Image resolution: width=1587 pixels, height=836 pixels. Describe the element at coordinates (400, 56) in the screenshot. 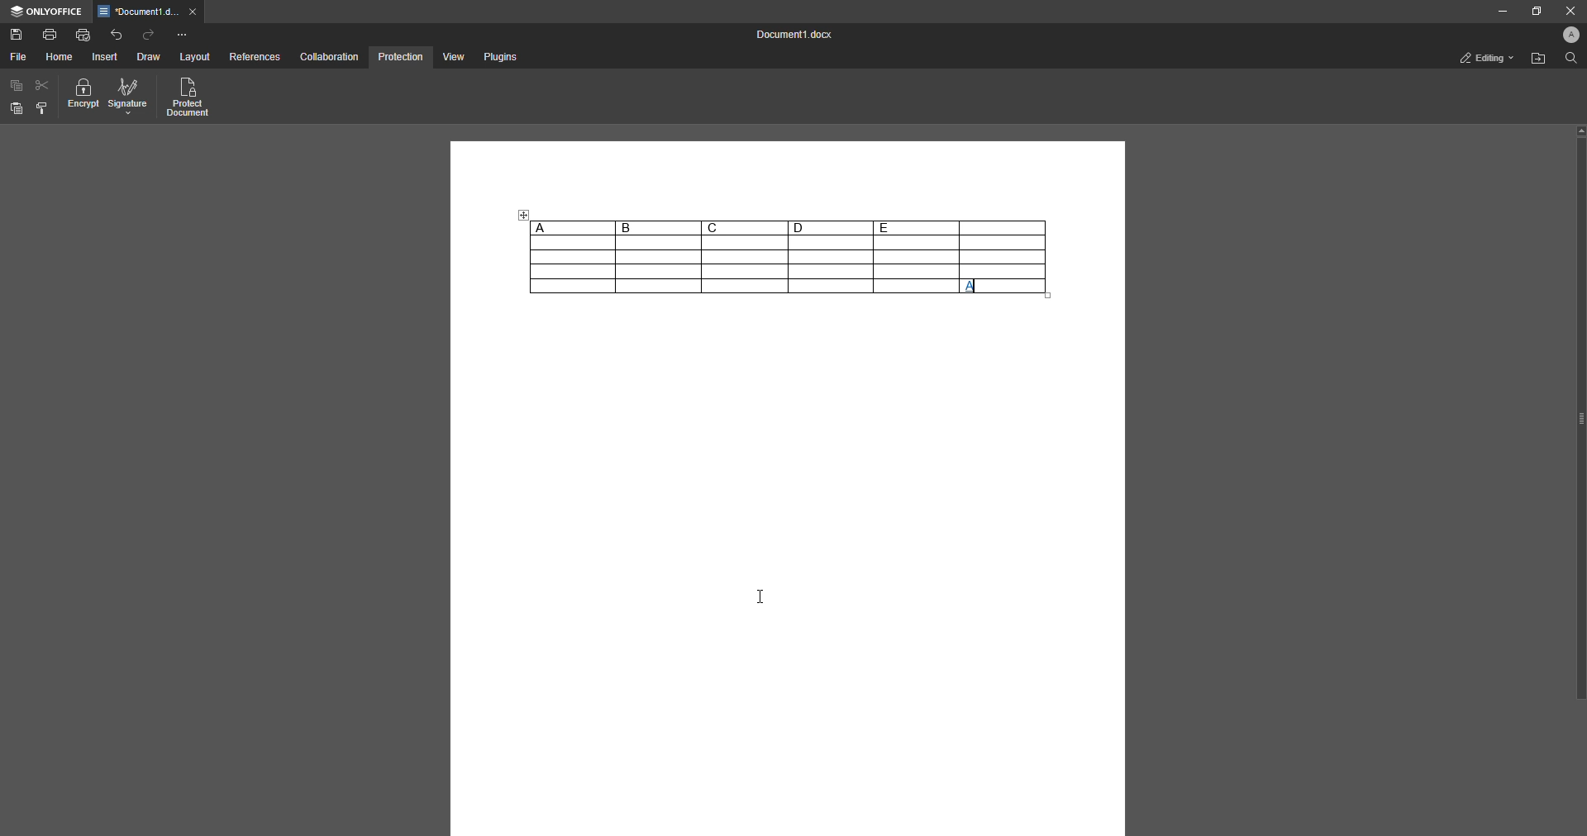

I see `Protection` at that location.